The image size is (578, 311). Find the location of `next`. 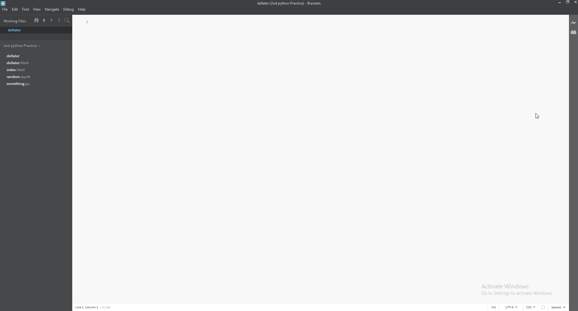

next is located at coordinates (51, 20).